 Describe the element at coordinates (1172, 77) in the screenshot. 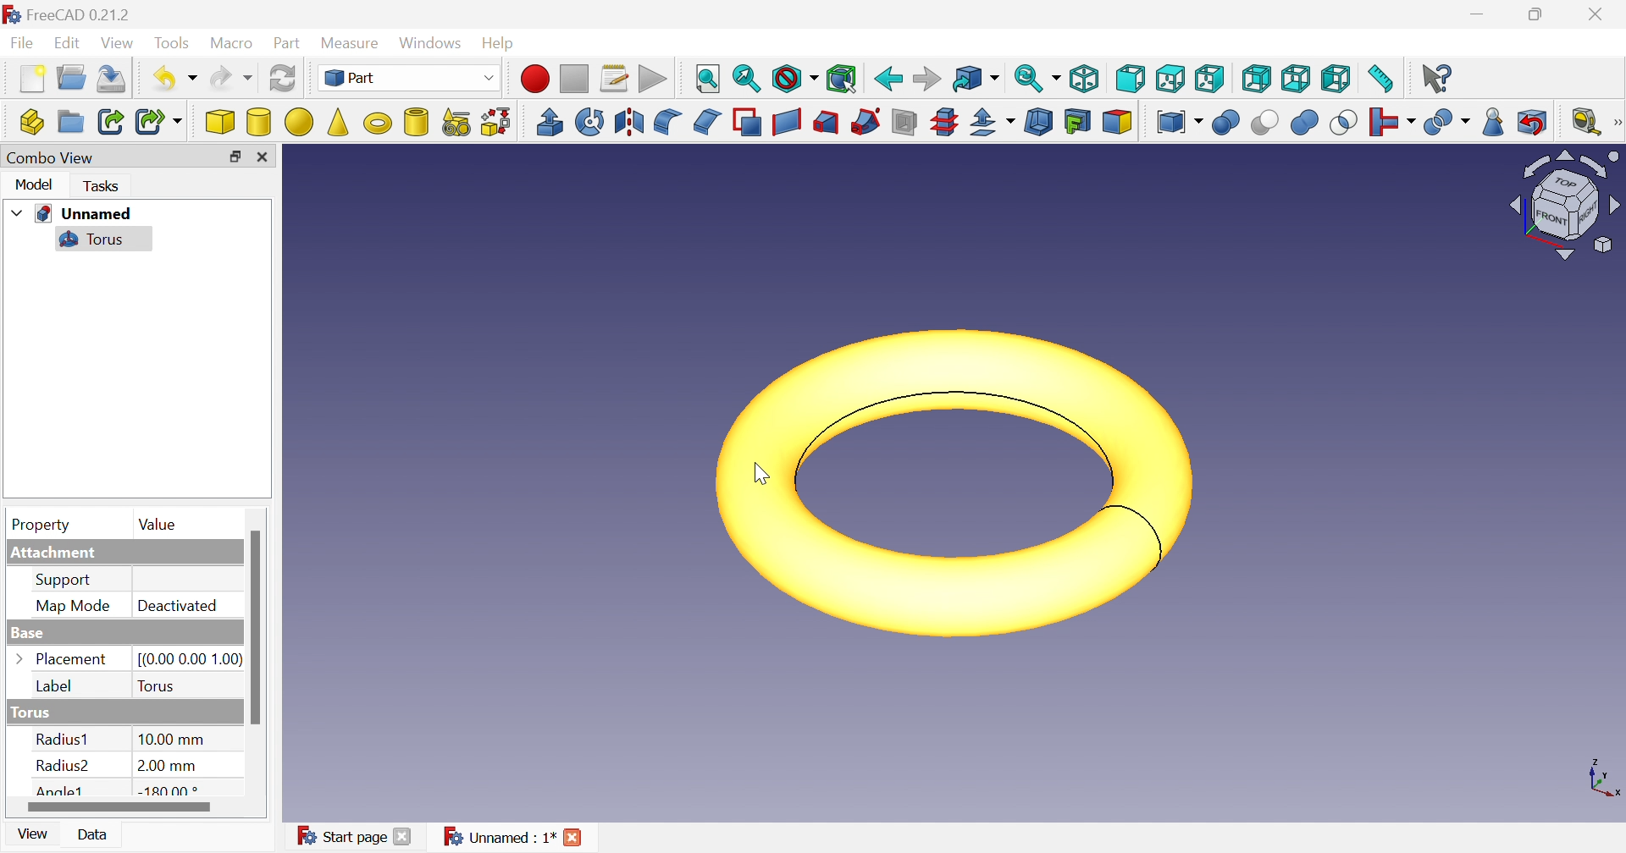

I see `Top` at that location.